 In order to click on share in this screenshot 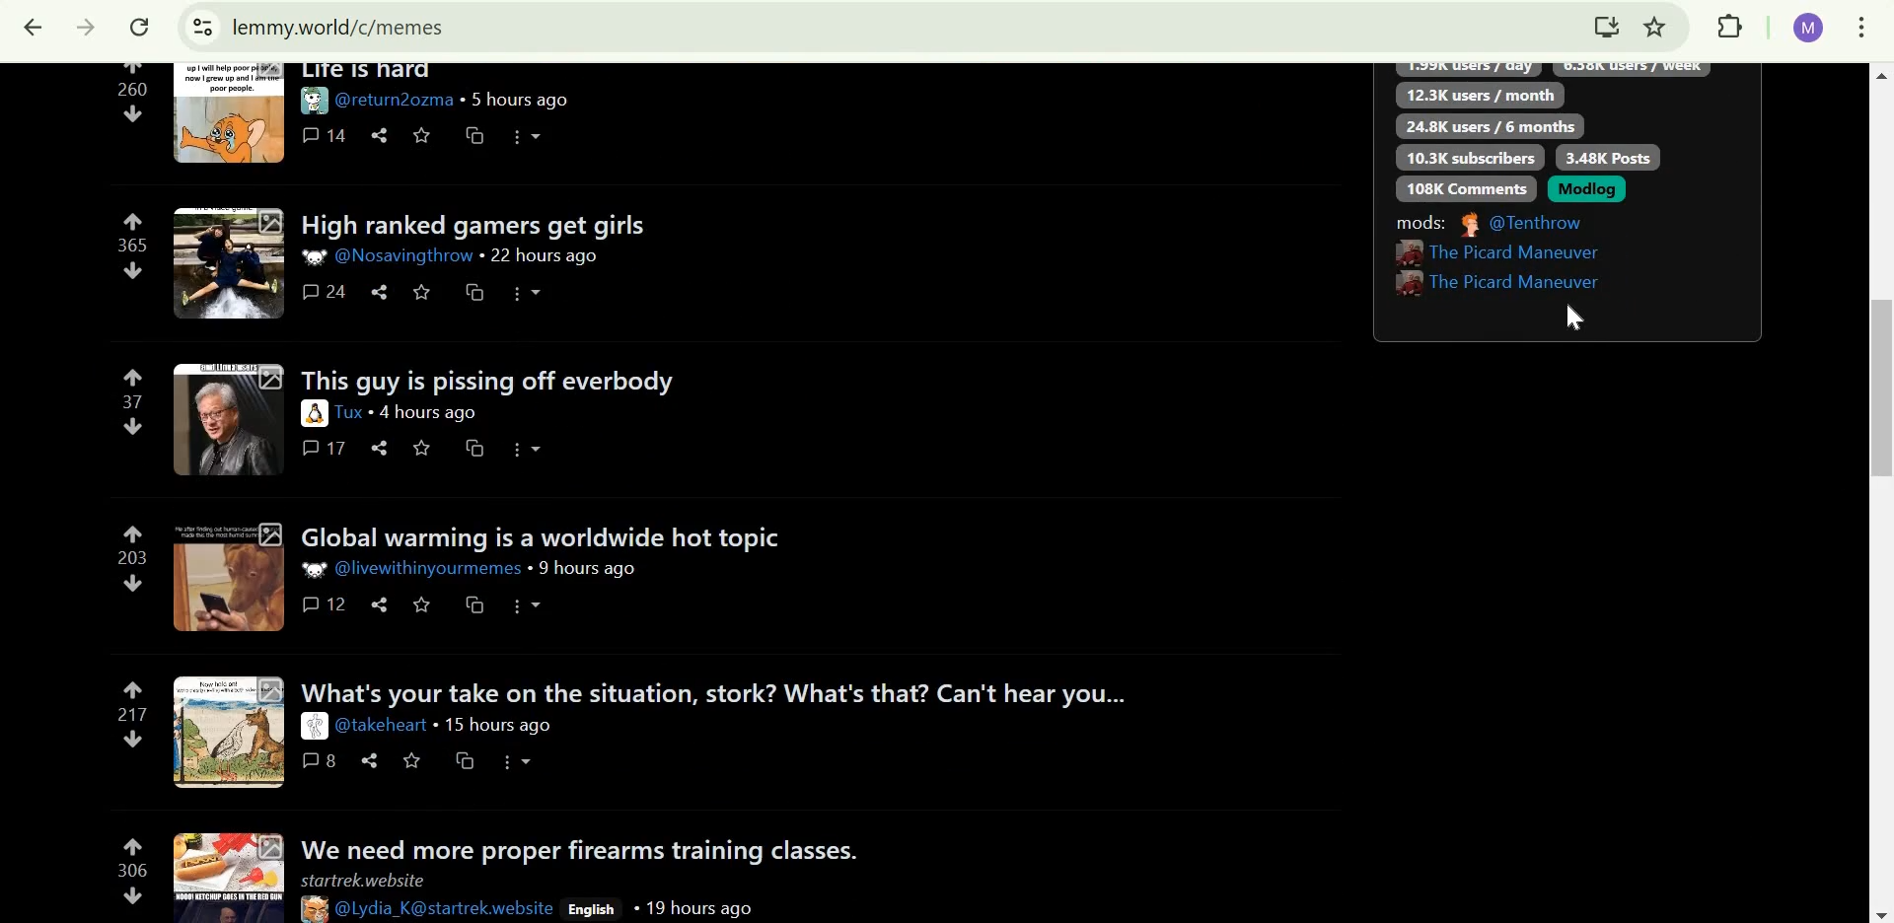, I will do `click(370, 759)`.